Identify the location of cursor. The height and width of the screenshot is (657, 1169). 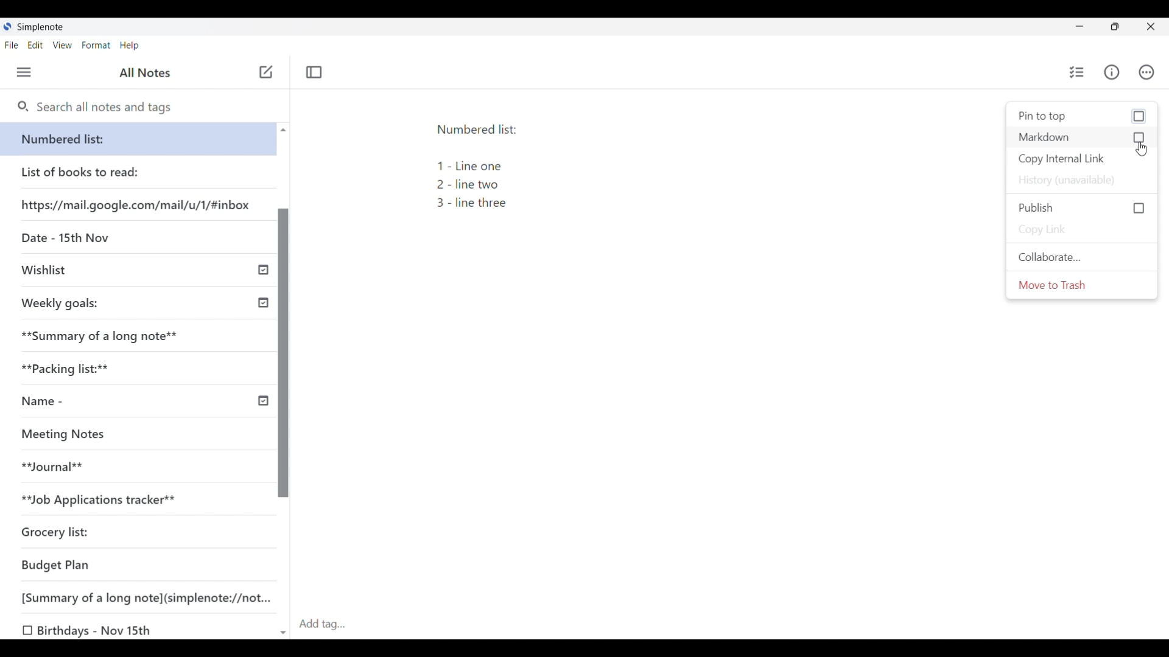
(1140, 151).